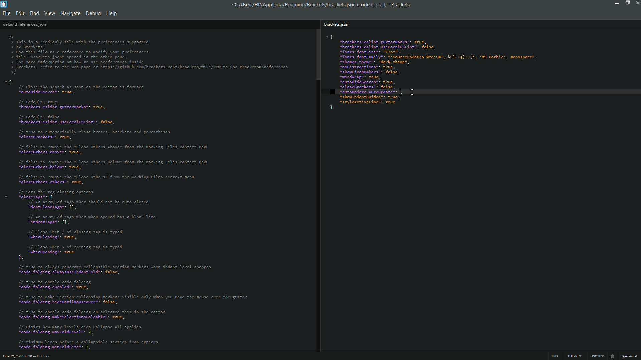 The height and width of the screenshot is (360, 641). What do you see at coordinates (627, 3) in the screenshot?
I see `maximize` at bounding box center [627, 3].